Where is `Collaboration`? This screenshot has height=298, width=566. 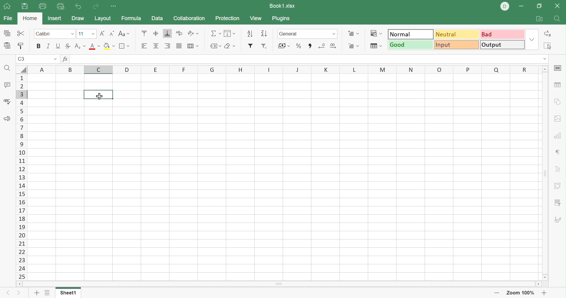 Collaboration is located at coordinates (189, 18).